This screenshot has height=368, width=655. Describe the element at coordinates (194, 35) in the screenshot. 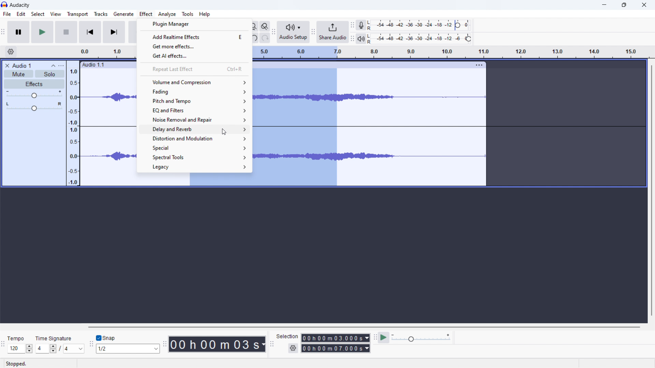

I see `add realtime effects` at that location.